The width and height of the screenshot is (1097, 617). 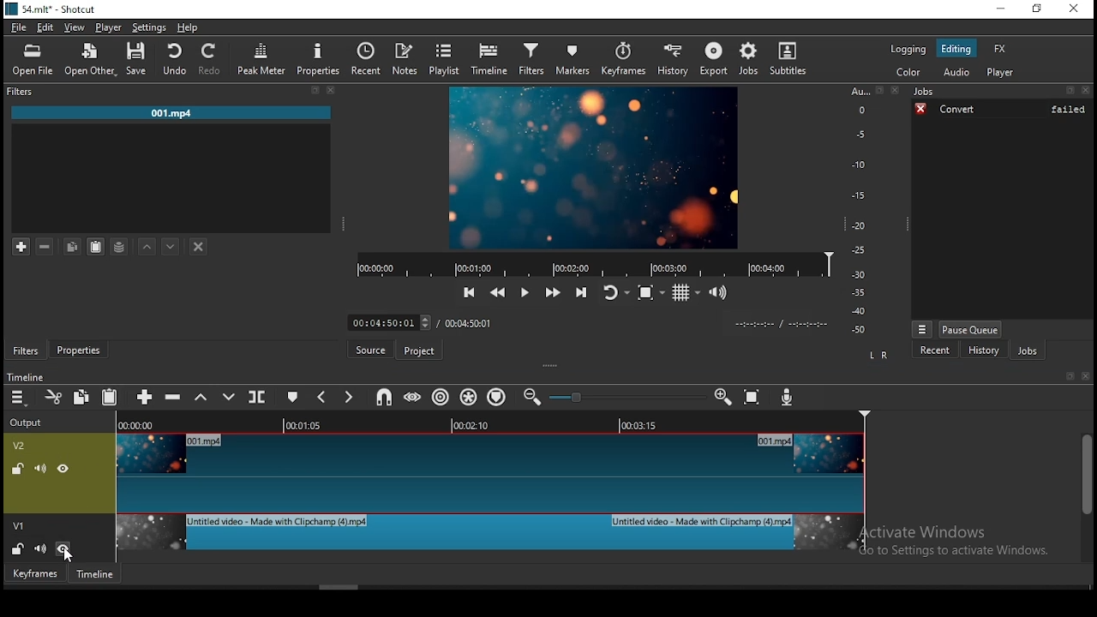 I want to click on editing, so click(x=956, y=48).